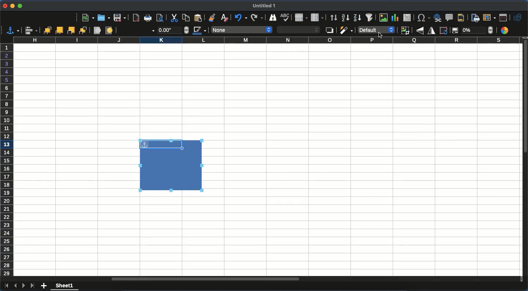  What do you see at coordinates (444, 31) in the screenshot?
I see `rotate` at bounding box center [444, 31].